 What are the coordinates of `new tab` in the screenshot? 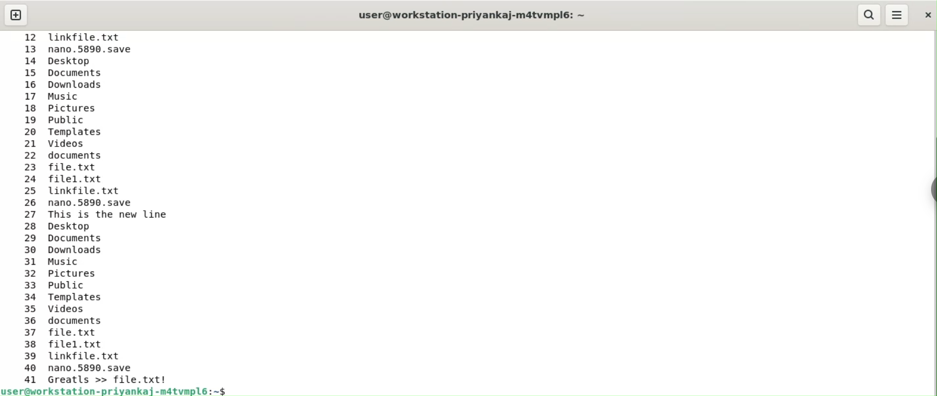 It's located at (16, 14).